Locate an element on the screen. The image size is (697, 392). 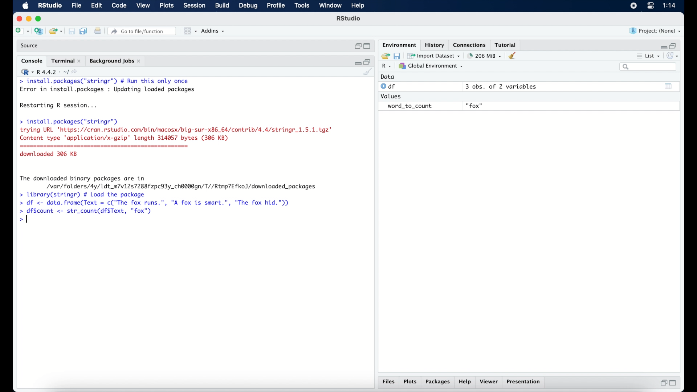
global environment is located at coordinates (431, 66).